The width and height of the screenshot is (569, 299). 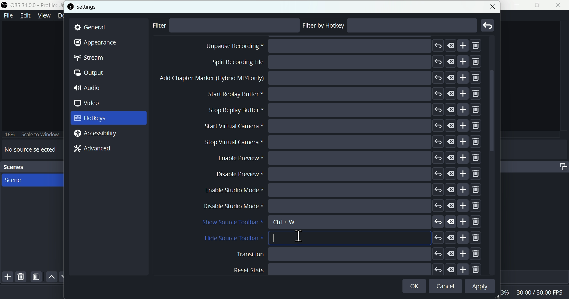 What do you see at coordinates (488, 25) in the screenshot?
I see `Go back` at bounding box center [488, 25].